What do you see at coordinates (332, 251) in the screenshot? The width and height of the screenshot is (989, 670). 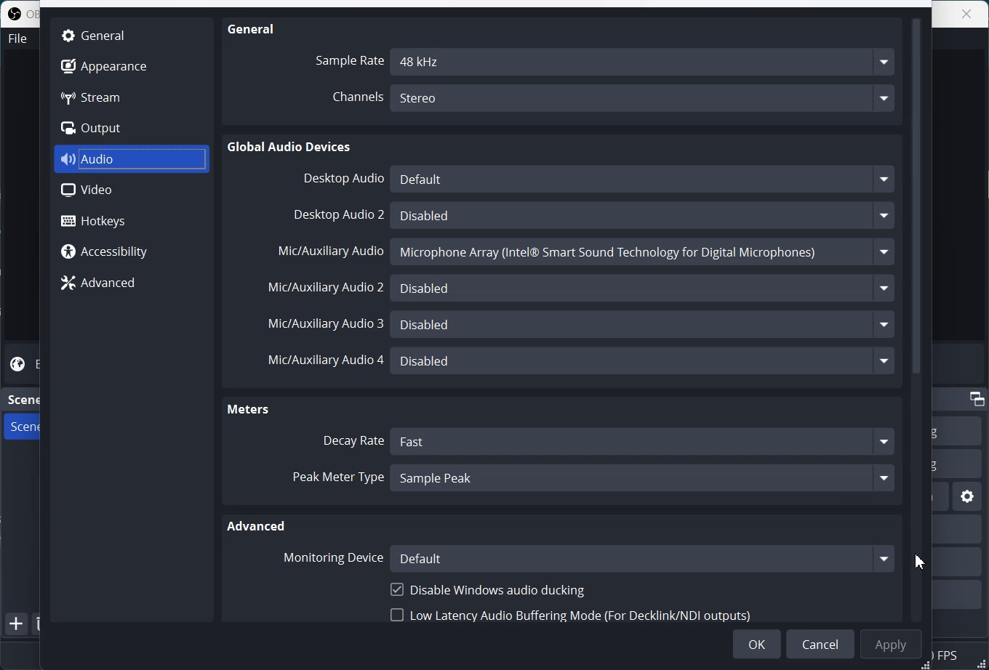 I see `Mic/Auxiliary Audio ` at bounding box center [332, 251].